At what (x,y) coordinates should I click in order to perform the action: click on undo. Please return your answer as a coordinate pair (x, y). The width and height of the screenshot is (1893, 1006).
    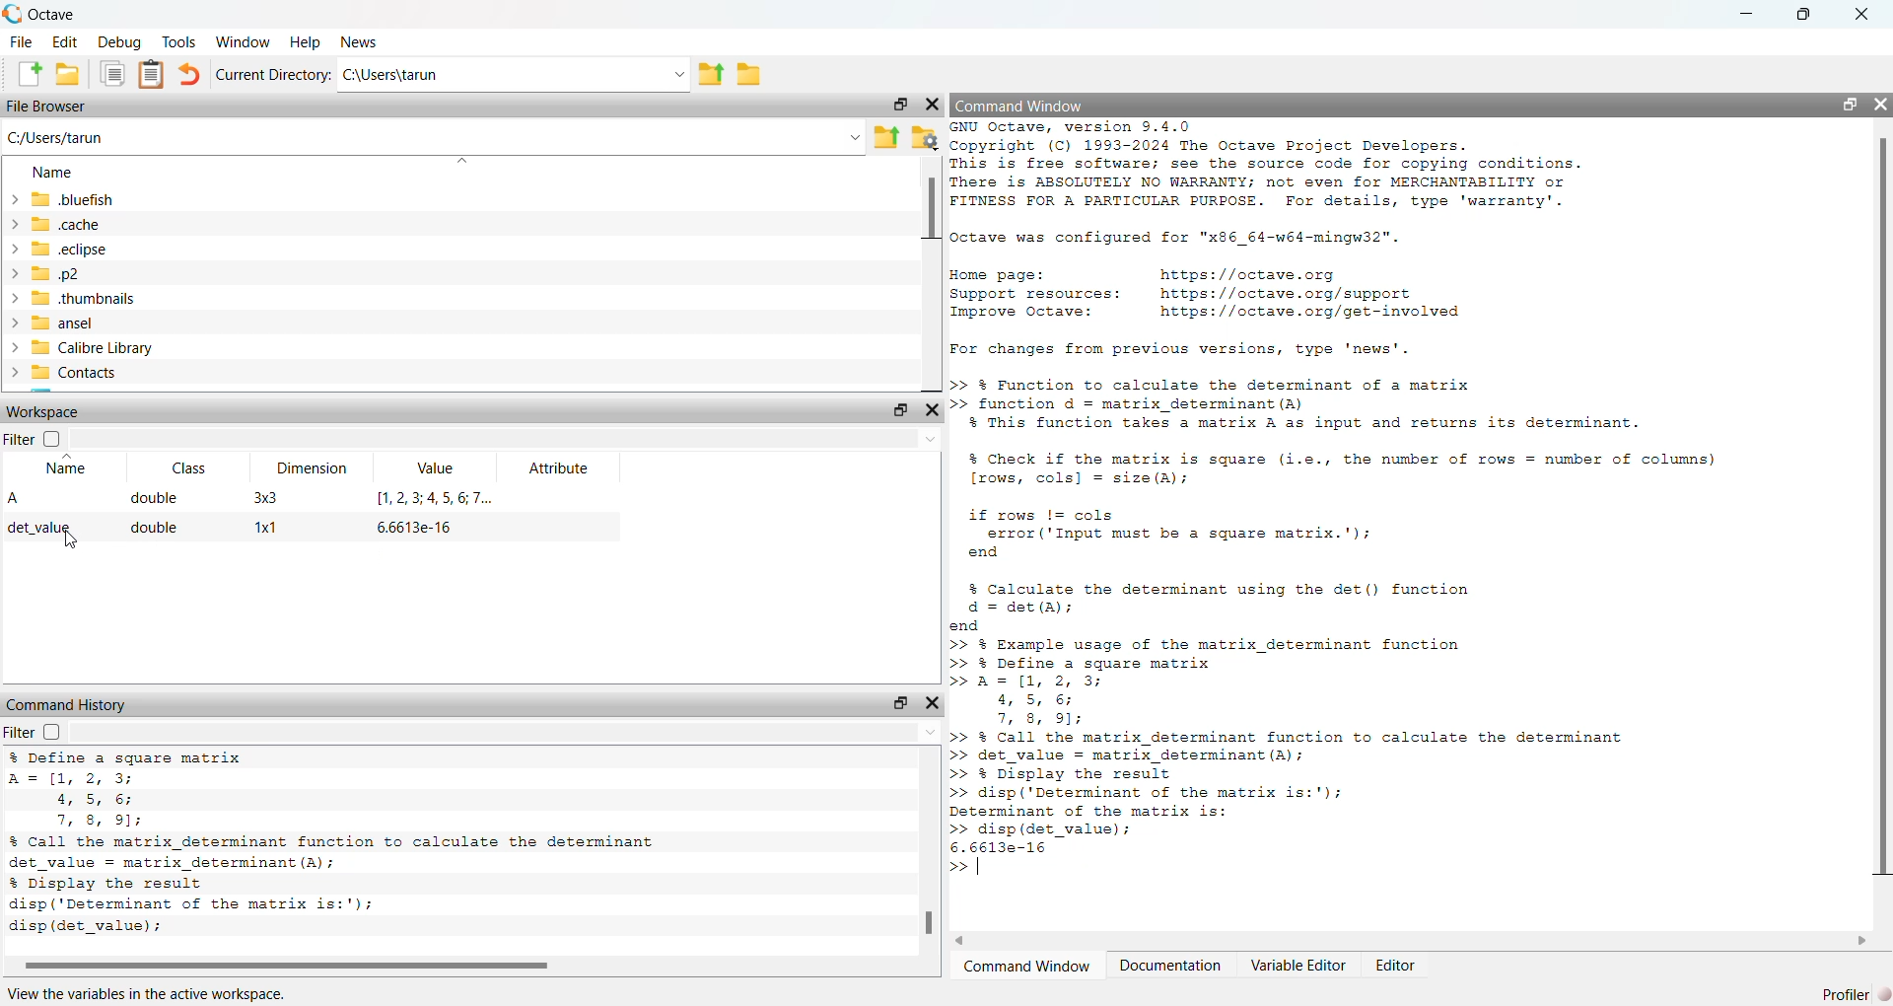
    Looking at the image, I should click on (191, 75).